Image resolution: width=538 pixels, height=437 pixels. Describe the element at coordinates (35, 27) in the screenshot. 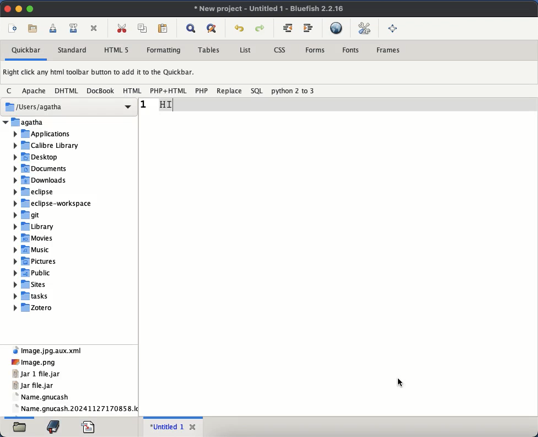

I see `open file` at that location.